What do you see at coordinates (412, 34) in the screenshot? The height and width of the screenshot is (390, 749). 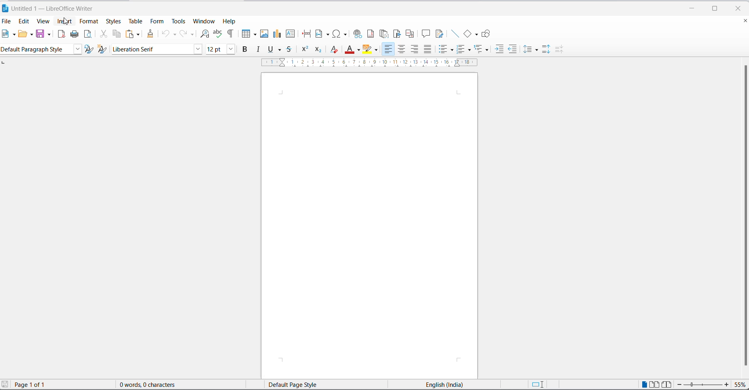 I see `insert cross-reference` at bounding box center [412, 34].